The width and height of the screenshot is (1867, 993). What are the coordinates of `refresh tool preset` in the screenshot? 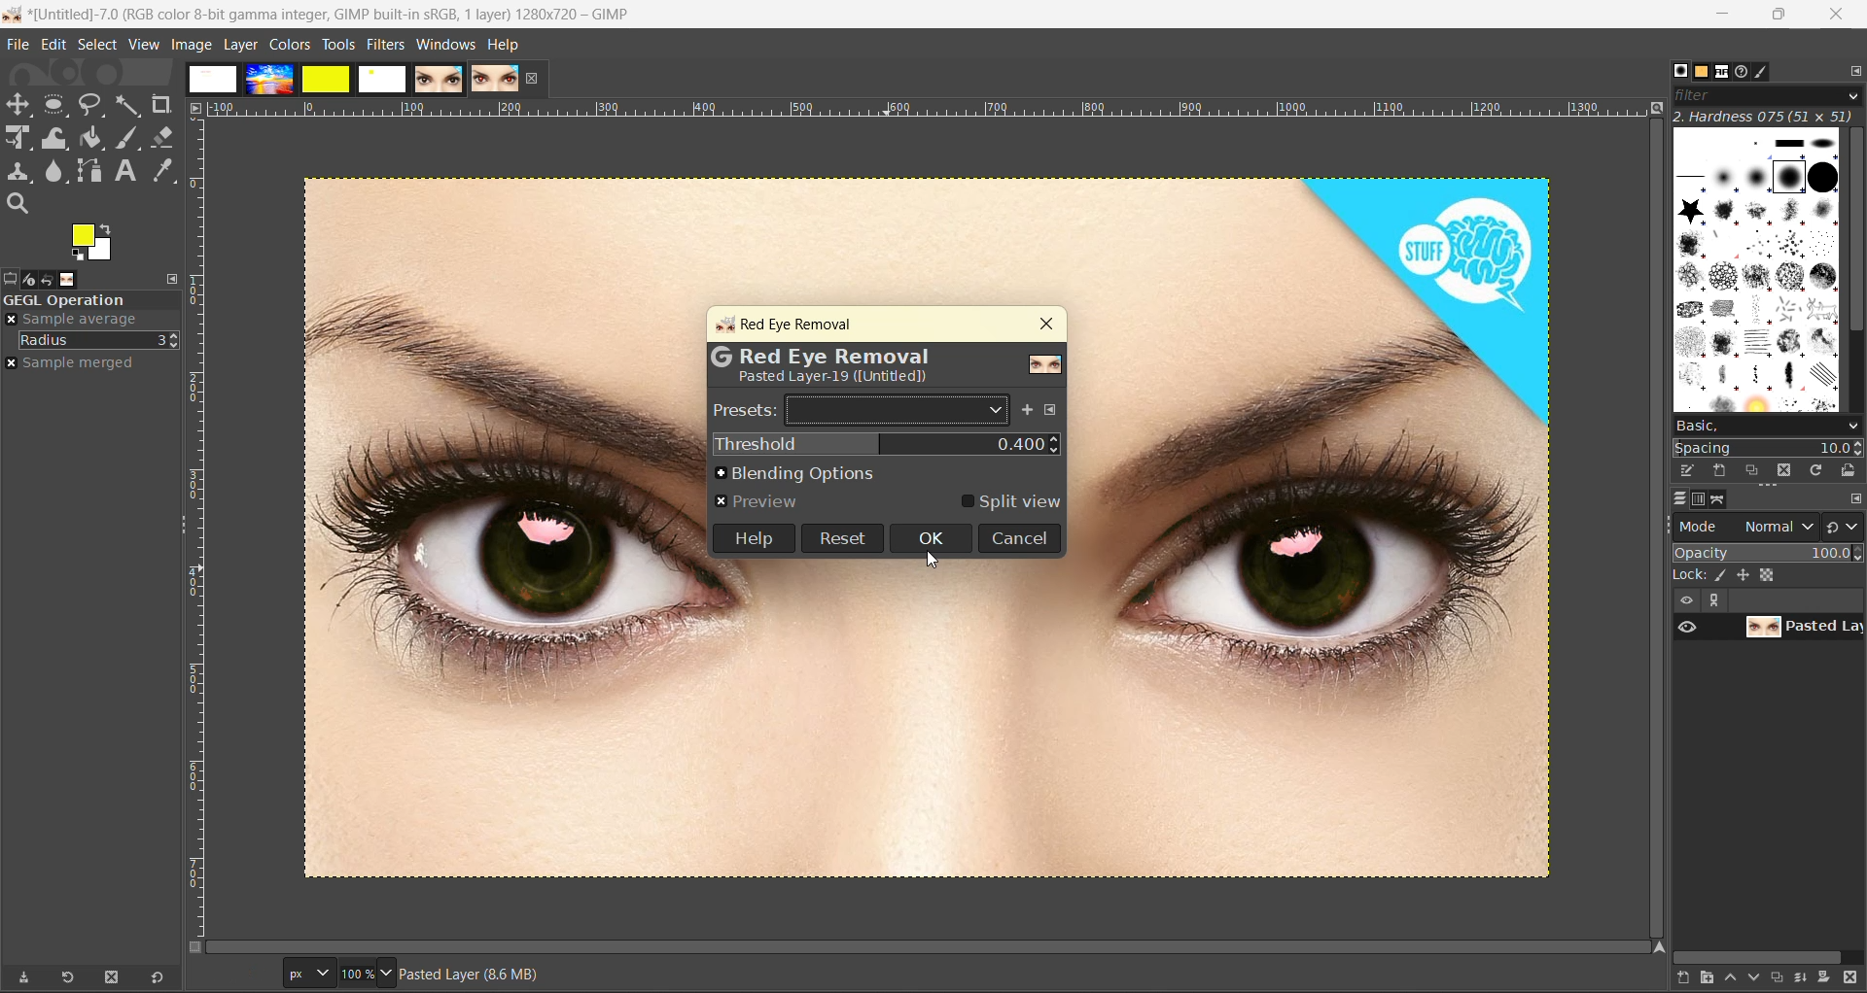 It's located at (65, 978).